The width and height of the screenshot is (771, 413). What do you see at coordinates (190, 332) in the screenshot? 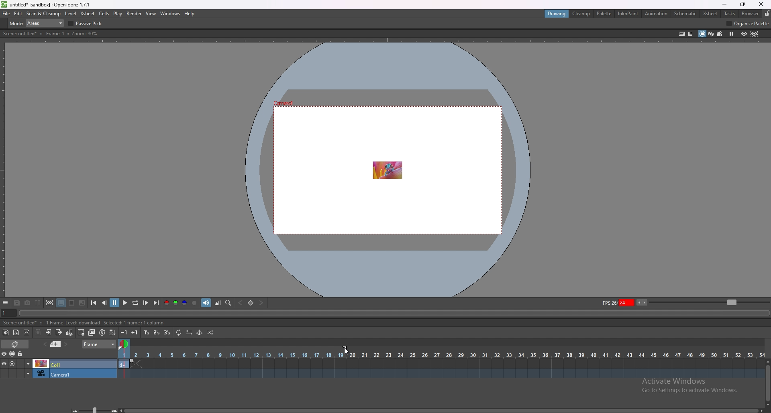
I see `reverse` at bounding box center [190, 332].